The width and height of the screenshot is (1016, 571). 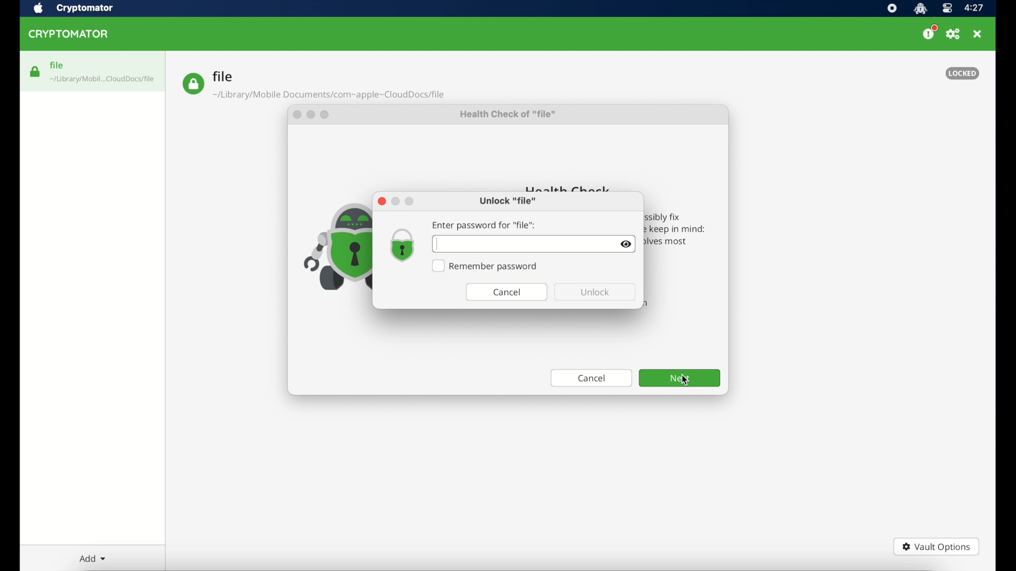 What do you see at coordinates (296, 116) in the screenshot?
I see `close` at bounding box center [296, 116].